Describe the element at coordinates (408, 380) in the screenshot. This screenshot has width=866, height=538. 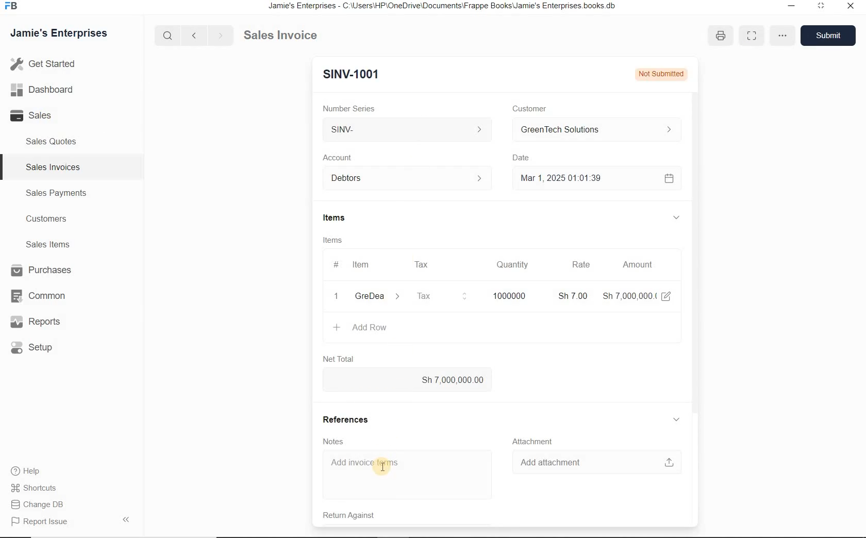
I see `Sh 7,000,000.00` at that location.